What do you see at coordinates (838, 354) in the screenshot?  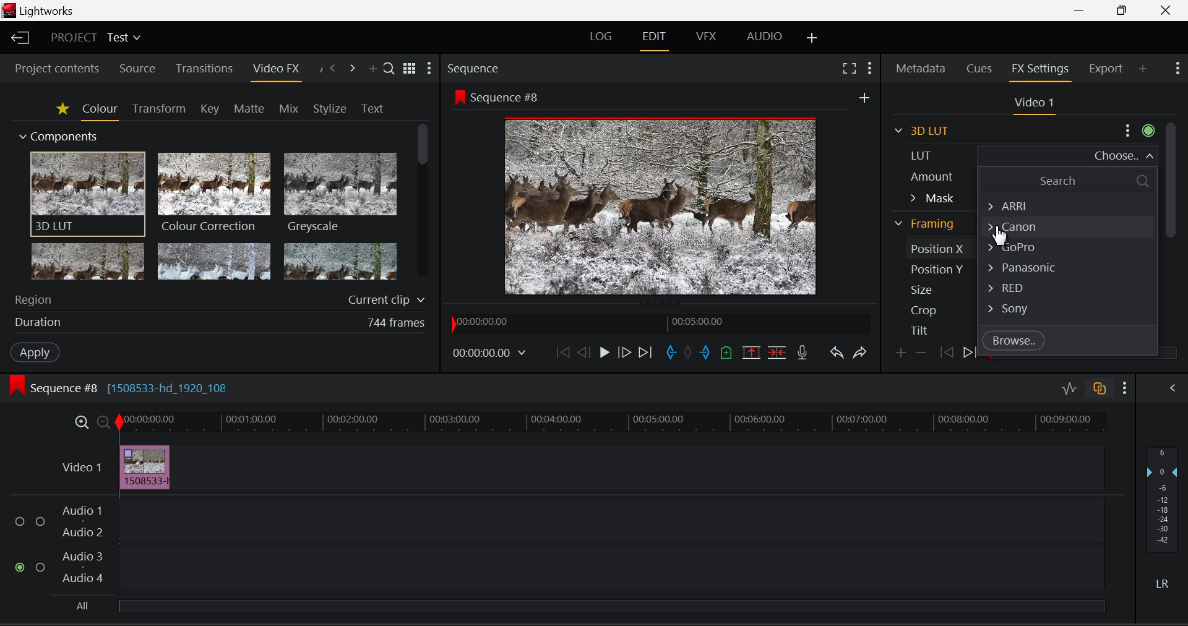 I see `Undo` at bounding box center [838, 354].